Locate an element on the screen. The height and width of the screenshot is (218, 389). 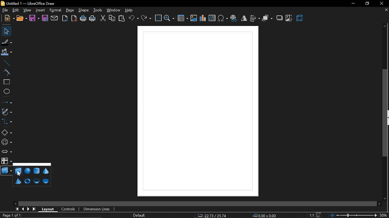
save is located at coordinates (319, 215).